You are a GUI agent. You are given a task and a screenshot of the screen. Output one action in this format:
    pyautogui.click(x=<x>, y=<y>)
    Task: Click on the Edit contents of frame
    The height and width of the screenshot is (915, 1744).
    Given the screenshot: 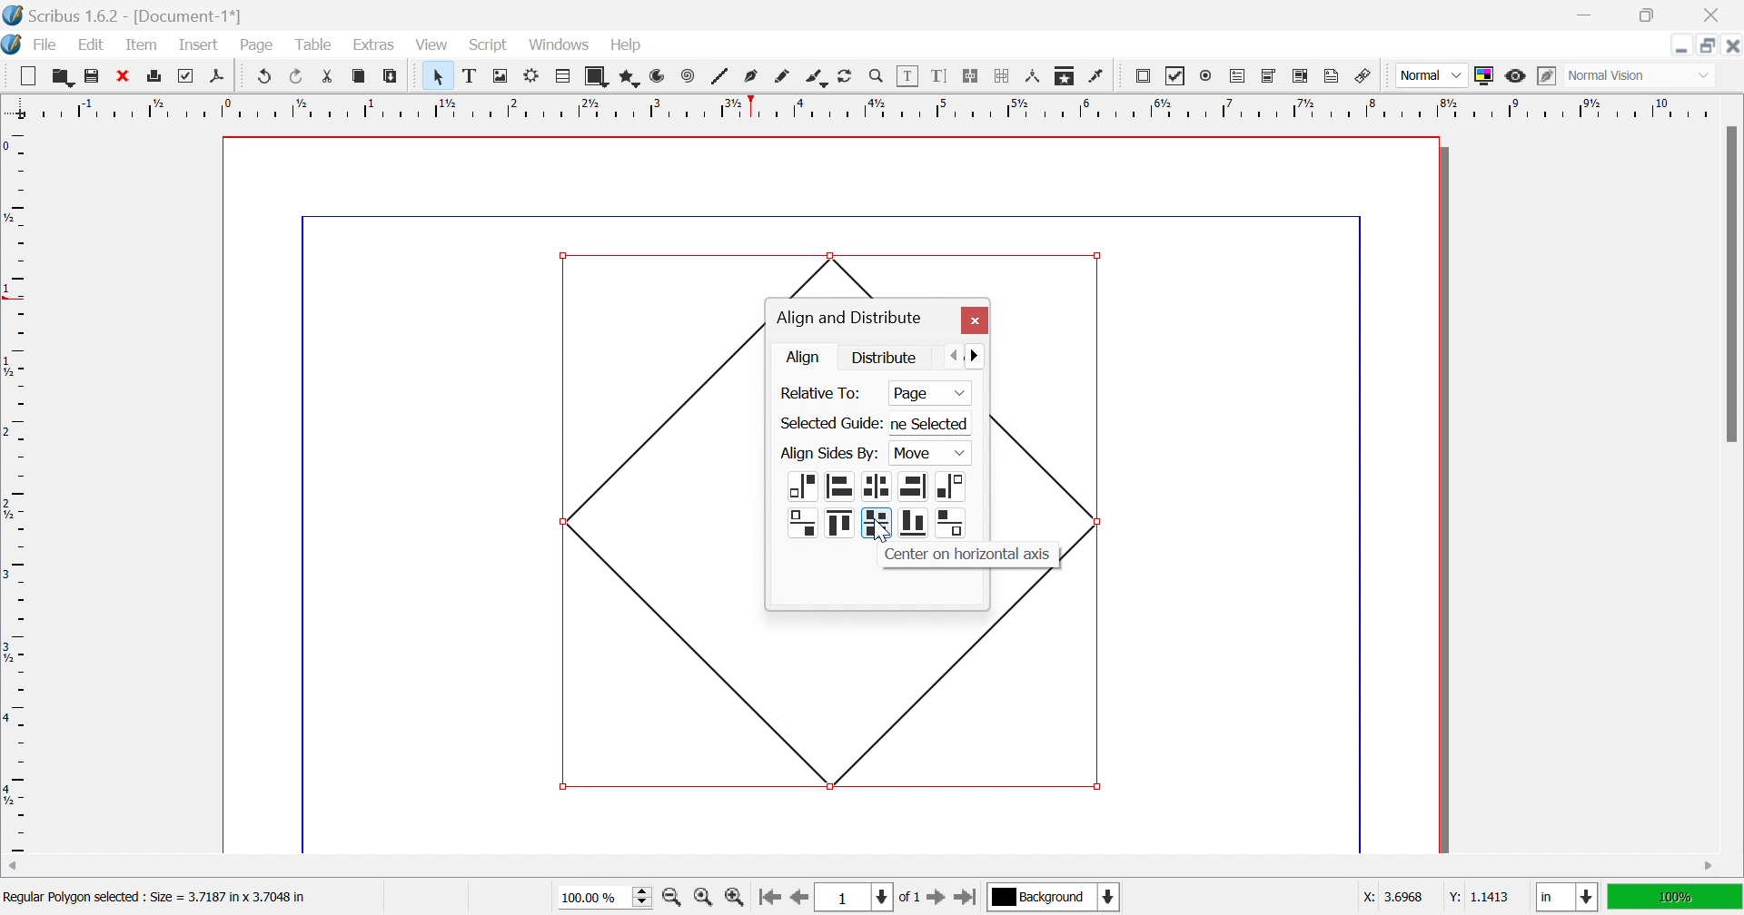 What is the action you would take?
    pyautogui.click(x=908, y=74)
    